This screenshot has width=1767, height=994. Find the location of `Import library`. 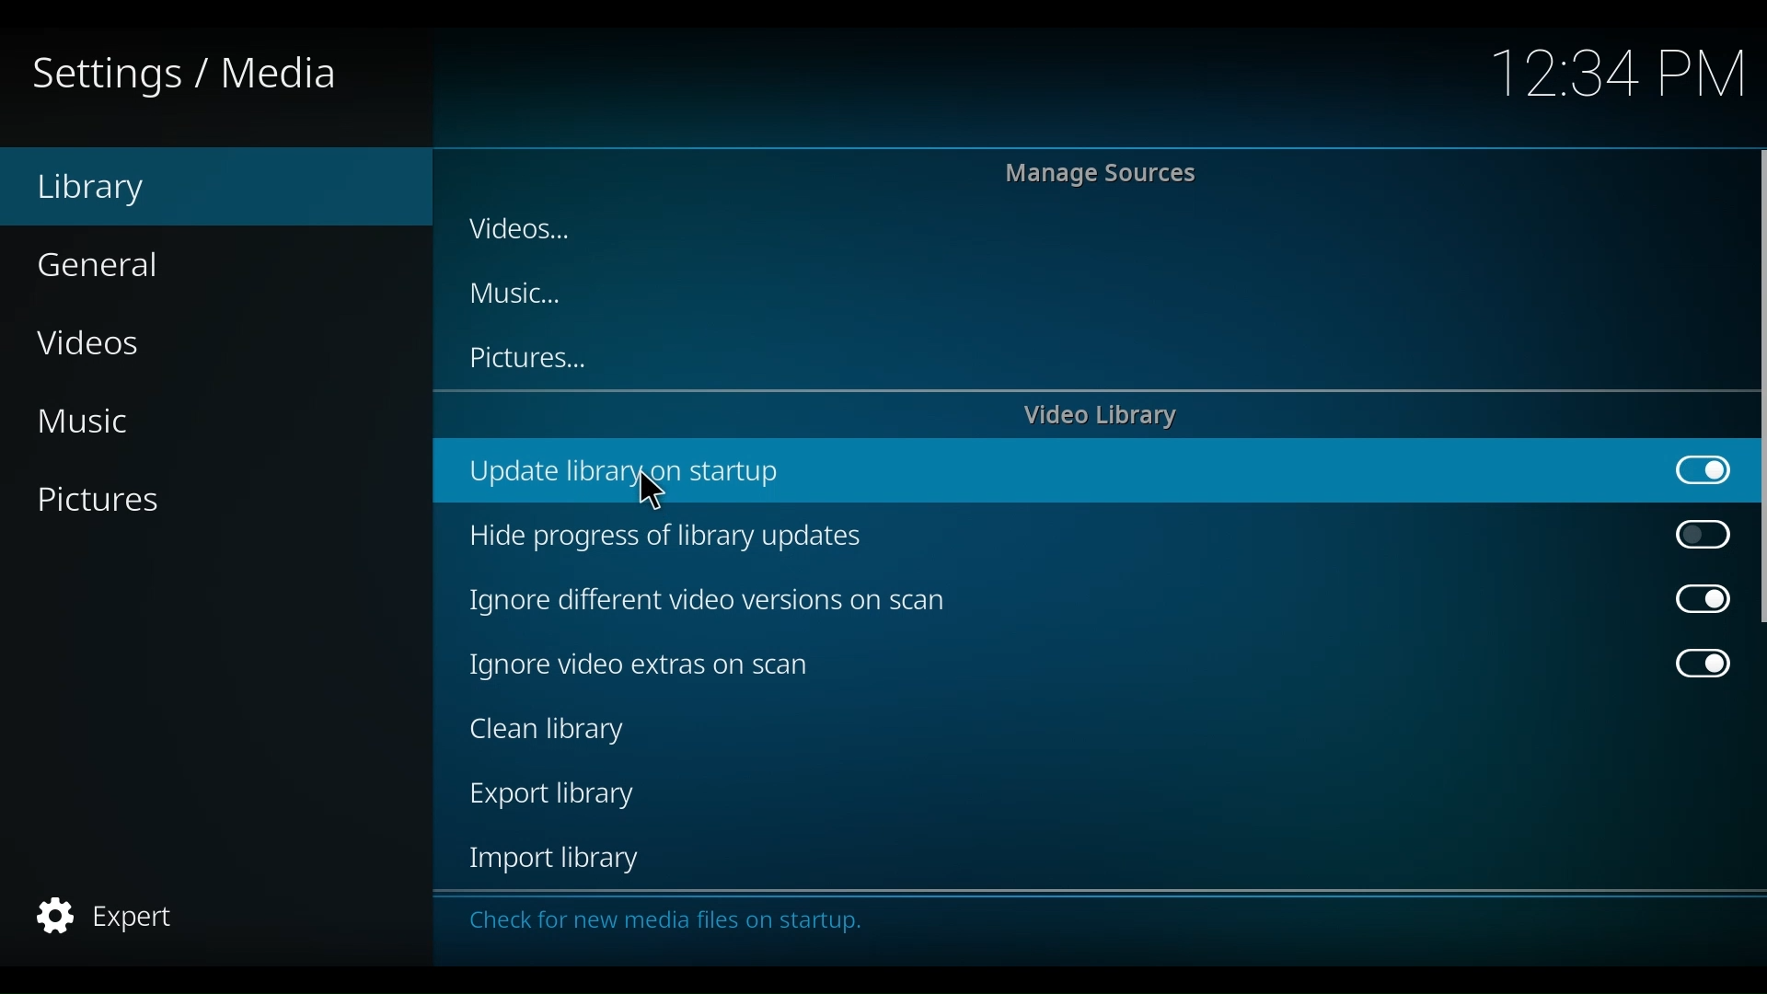

Import library is located at coordinates (566, 859).